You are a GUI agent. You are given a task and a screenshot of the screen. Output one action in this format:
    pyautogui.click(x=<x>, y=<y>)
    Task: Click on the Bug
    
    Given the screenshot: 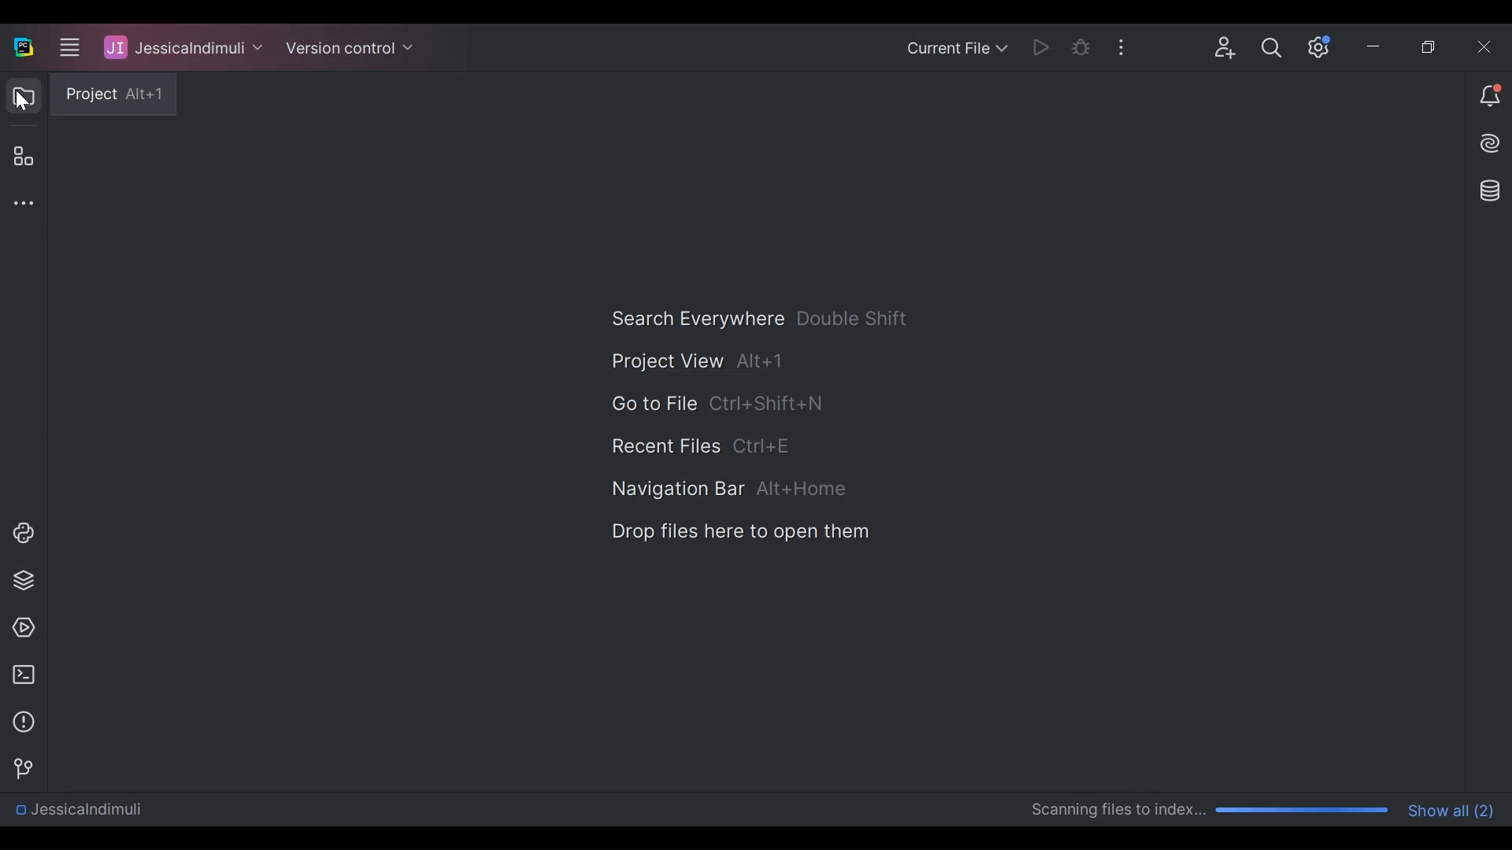 What is the action you would take?
    pyautogui.click(x=1080, y=47)
    